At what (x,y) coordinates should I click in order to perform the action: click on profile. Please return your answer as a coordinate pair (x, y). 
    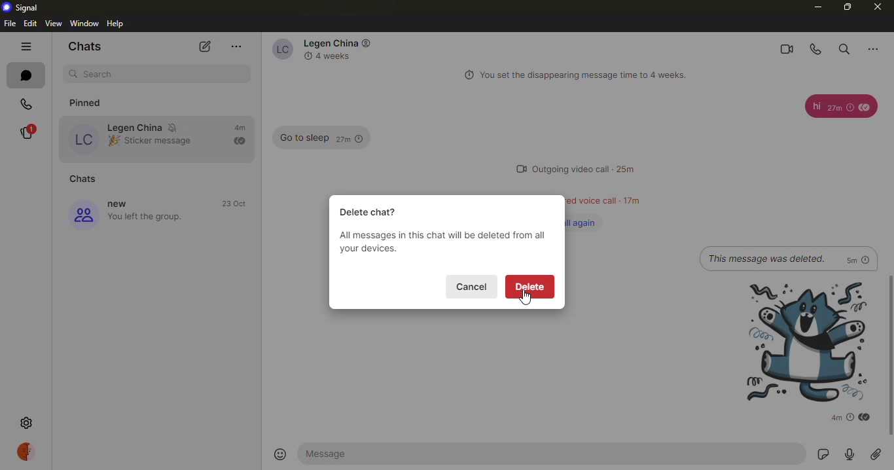
    Looking at the image, I should click on (84, 138).